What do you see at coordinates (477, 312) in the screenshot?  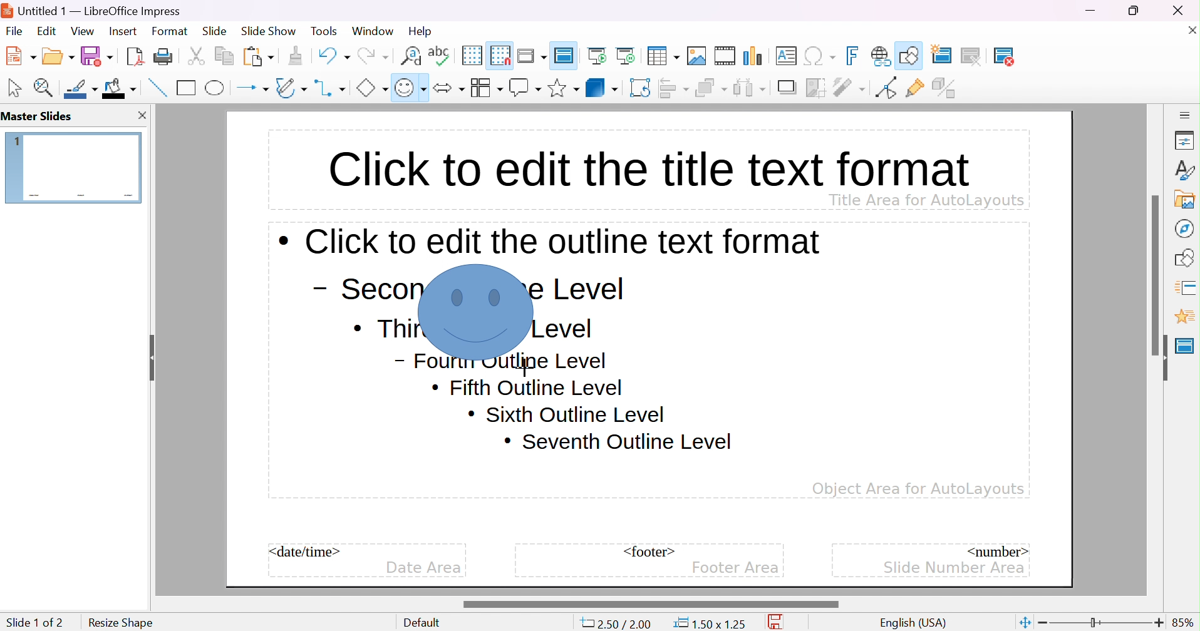 I see `symbol` at bounding box center [477, 312].